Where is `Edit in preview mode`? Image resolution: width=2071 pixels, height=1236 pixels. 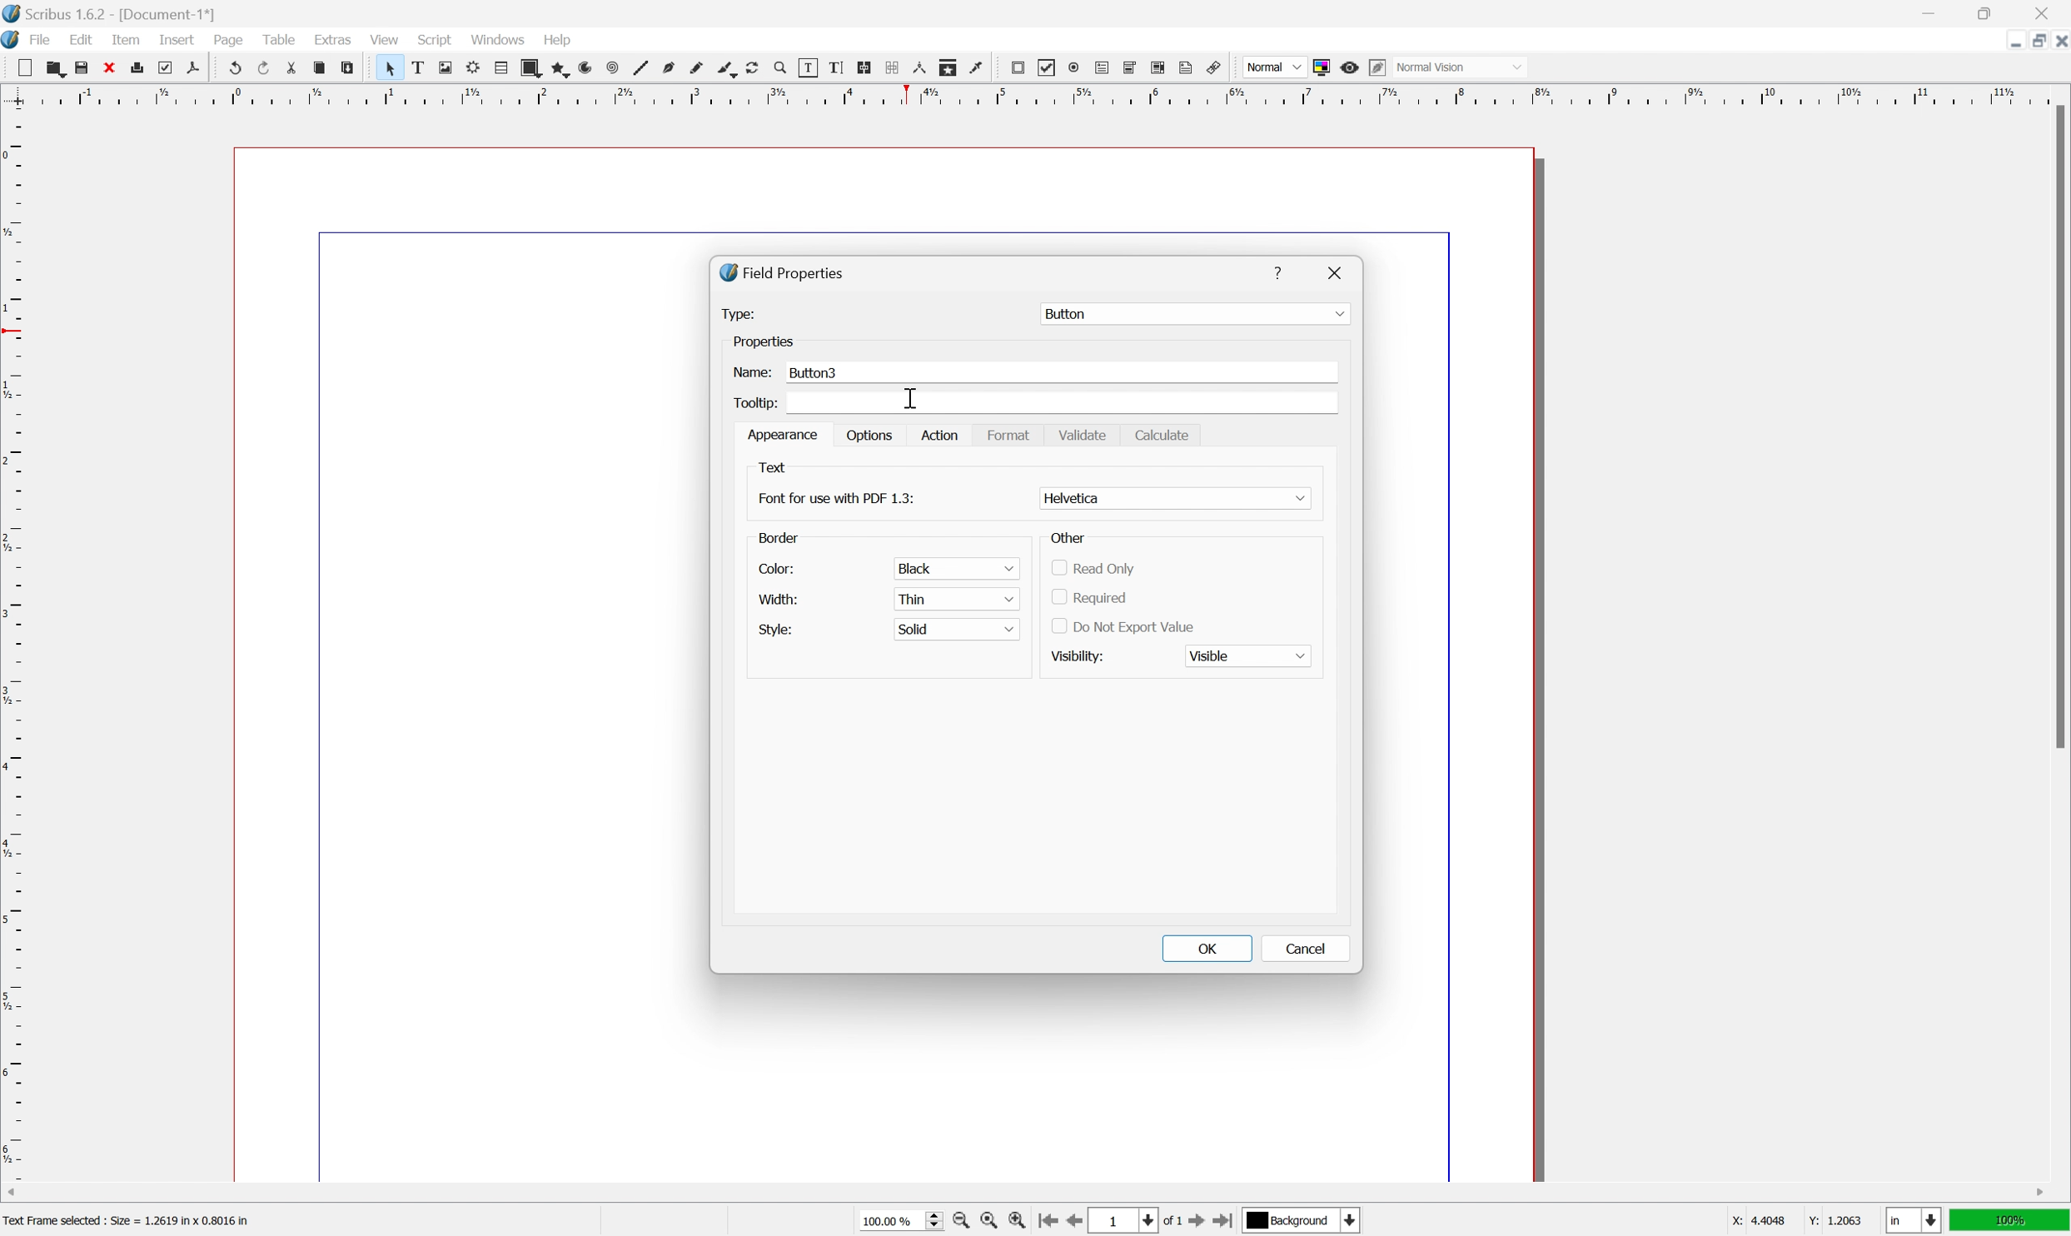
Edit in preview mode is located at coordinates (1377, 68).